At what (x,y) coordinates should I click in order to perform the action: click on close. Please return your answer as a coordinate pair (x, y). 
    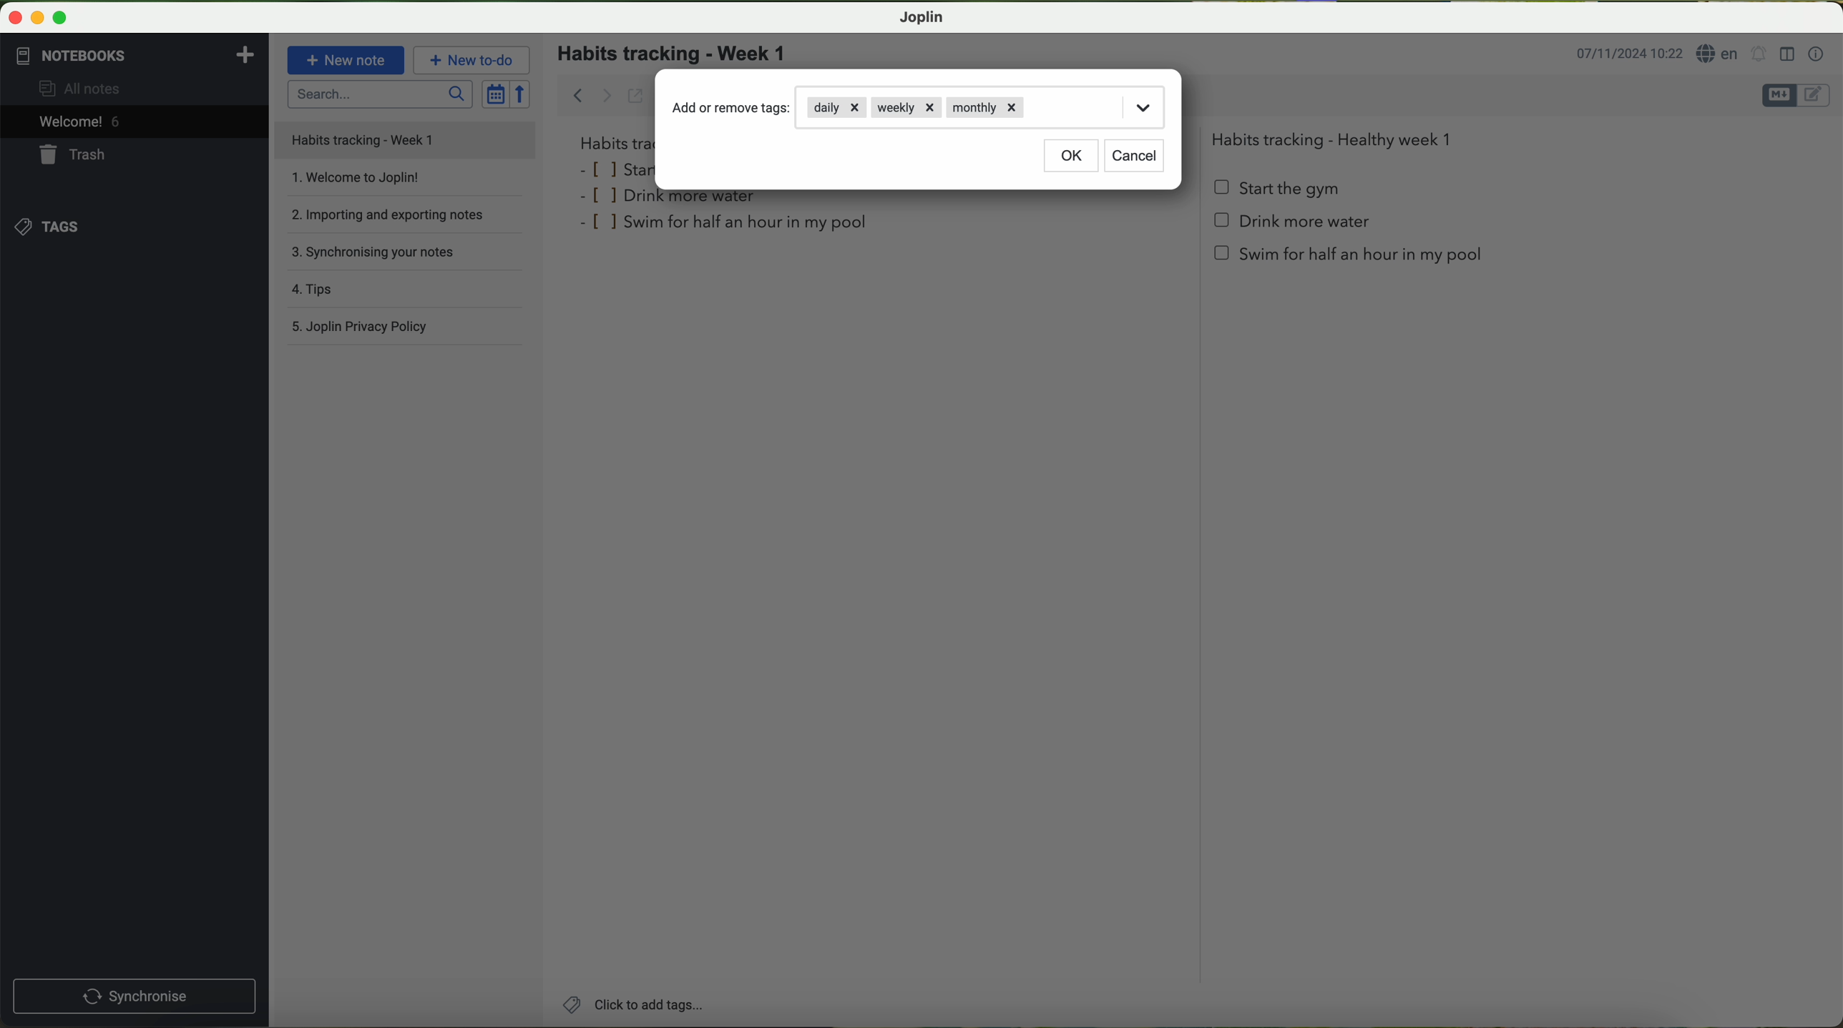
    Looking at the image, I should click on (11, 15).